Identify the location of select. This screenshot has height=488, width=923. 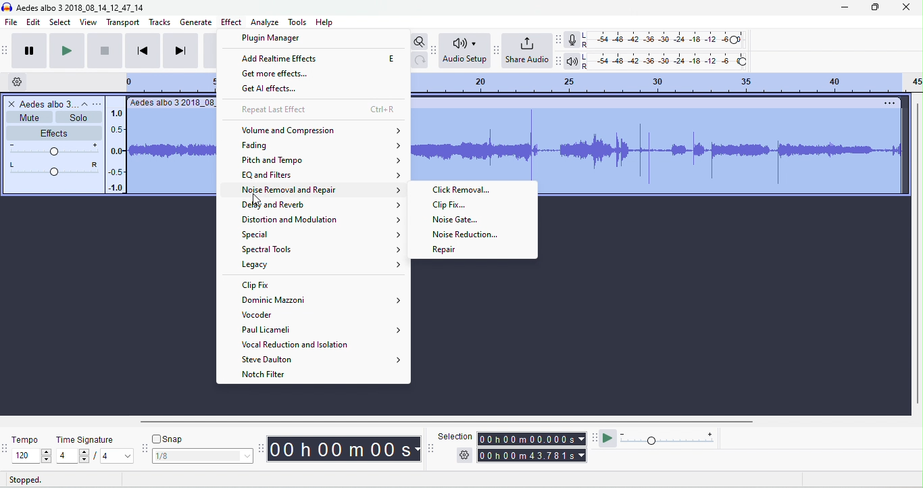
(61, 22).